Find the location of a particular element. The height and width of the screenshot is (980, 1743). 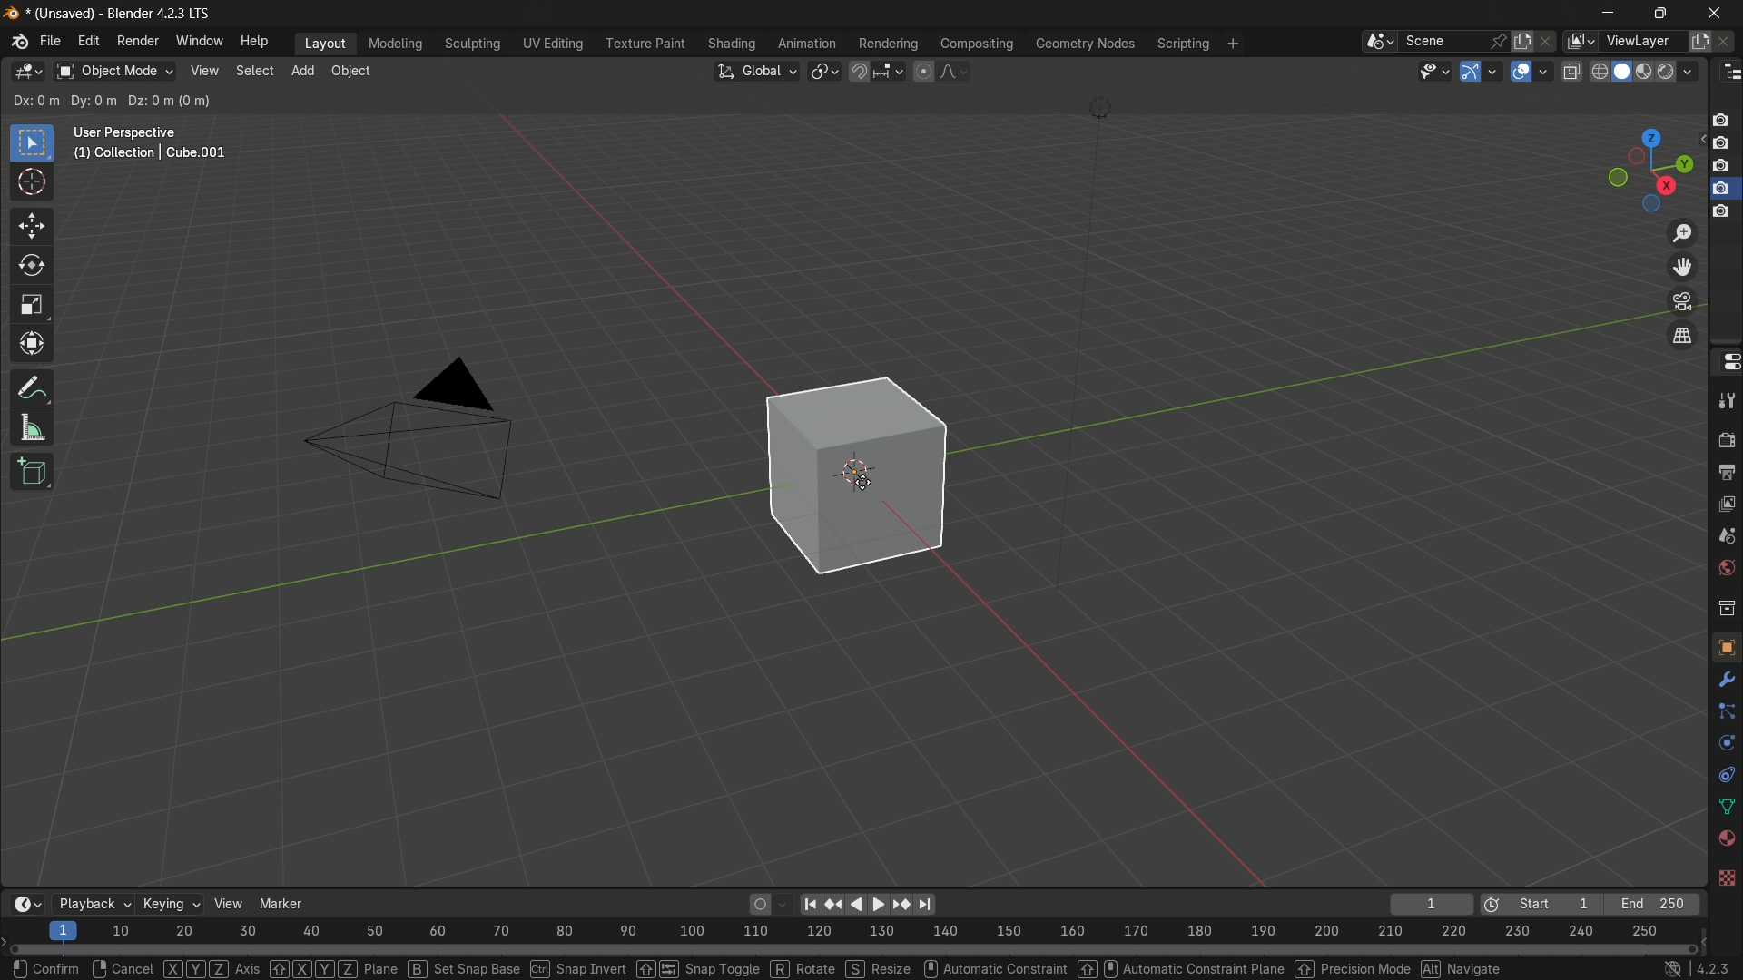

Icon4 is located at coordinates (1723, 205).